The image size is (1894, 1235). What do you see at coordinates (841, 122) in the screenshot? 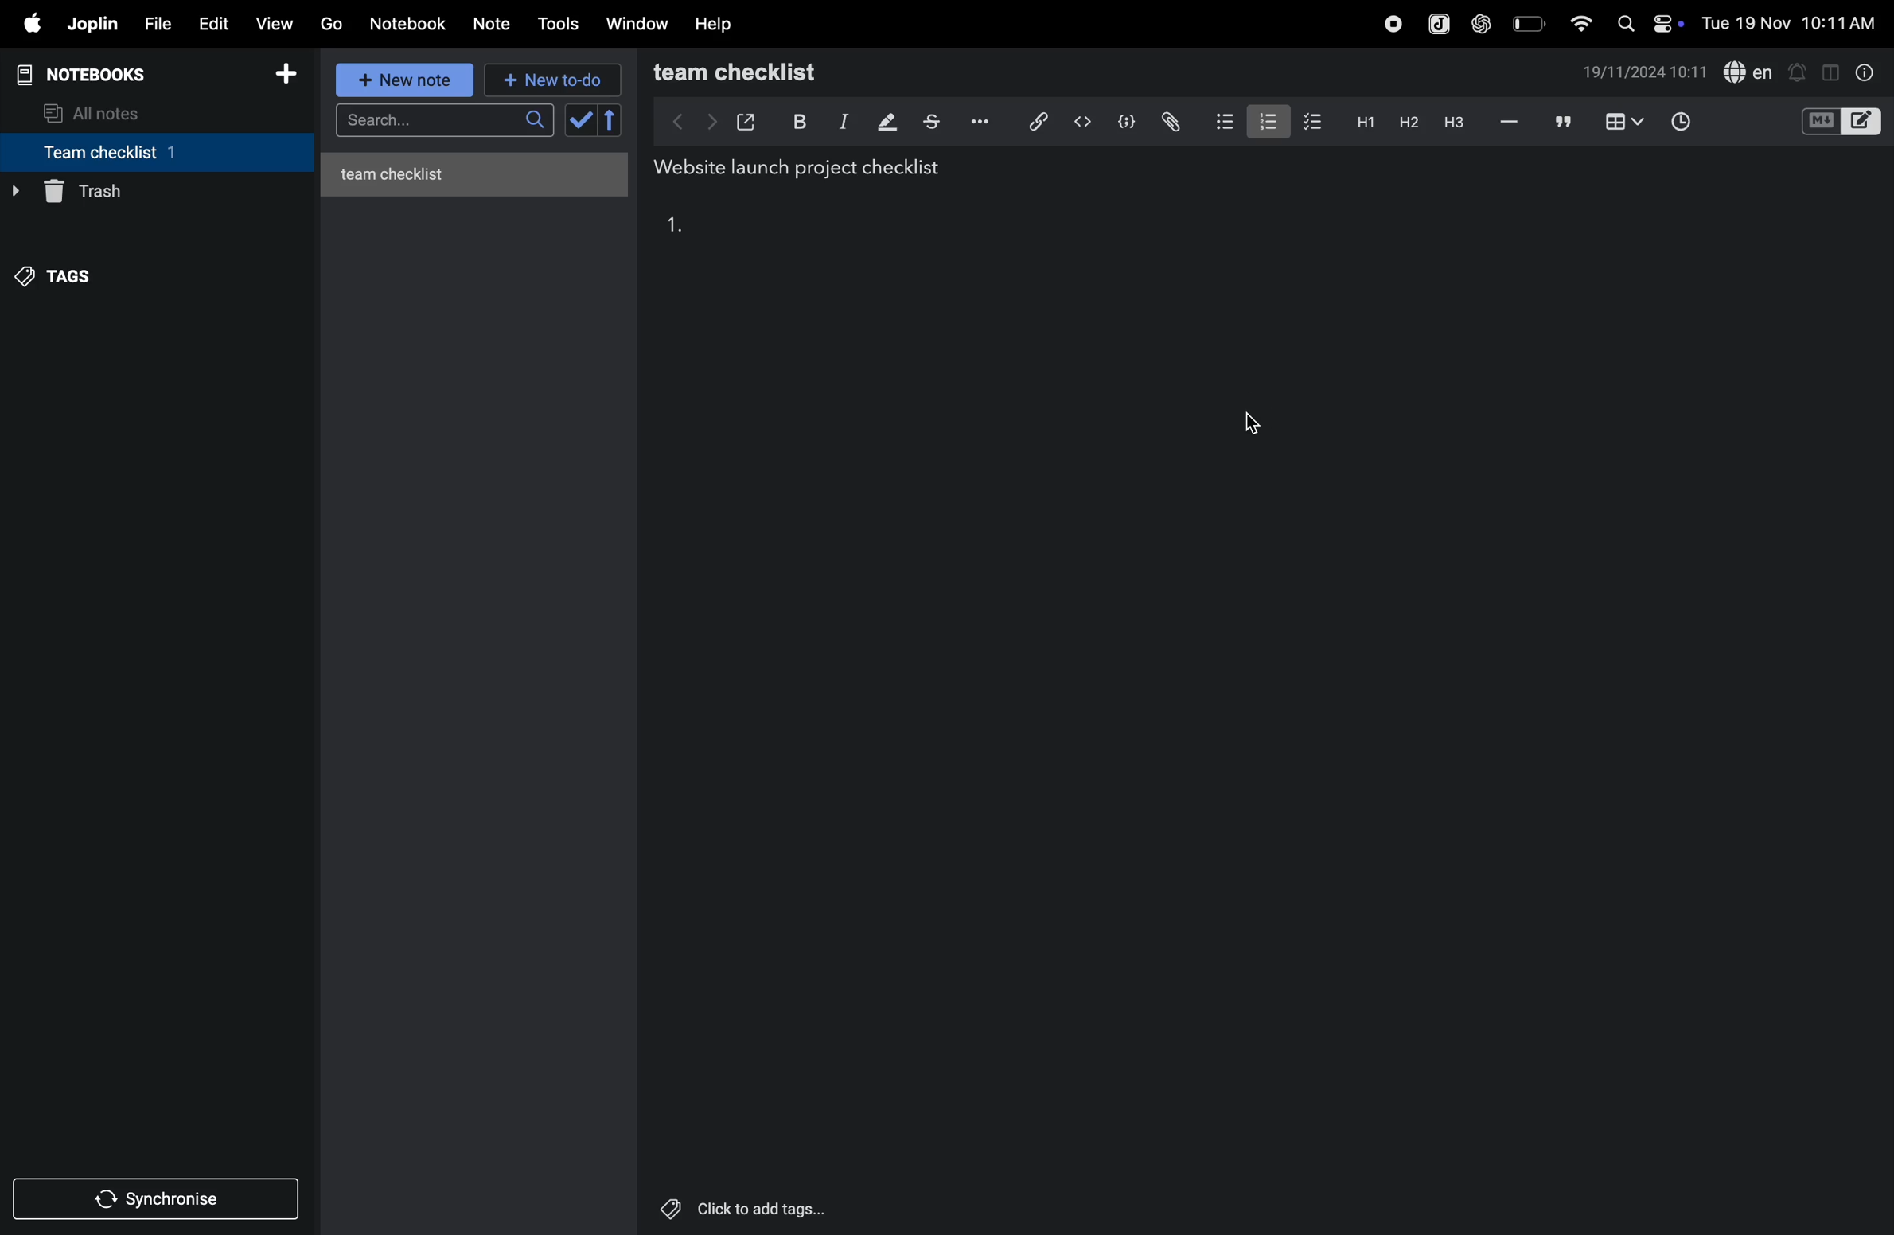
I see `itallic` at bounding box center [841, 122].